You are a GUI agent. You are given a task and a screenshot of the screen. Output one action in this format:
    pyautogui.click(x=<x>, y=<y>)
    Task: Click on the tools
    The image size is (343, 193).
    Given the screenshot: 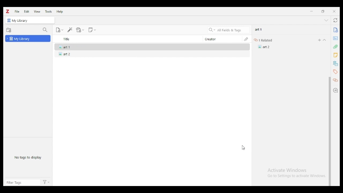 What is the action you would take?
    pyautogui.click(x=49, y=12)
    